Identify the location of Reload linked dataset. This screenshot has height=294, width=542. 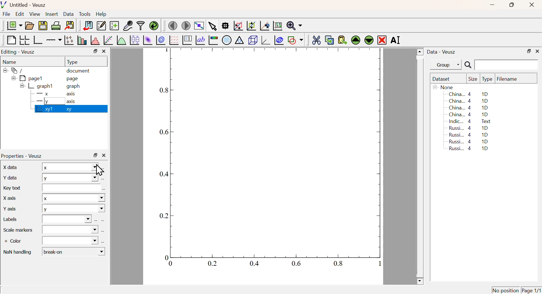
(154, 25).